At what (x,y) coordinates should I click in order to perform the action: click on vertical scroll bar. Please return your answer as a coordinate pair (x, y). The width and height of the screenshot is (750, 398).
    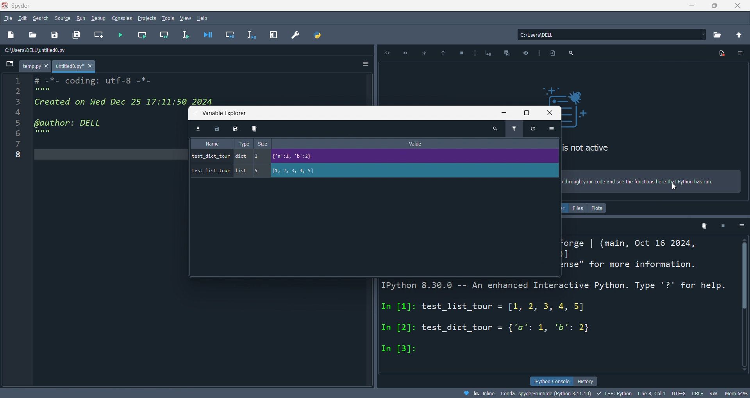
    Looking at the image, I should click on (745, 302).